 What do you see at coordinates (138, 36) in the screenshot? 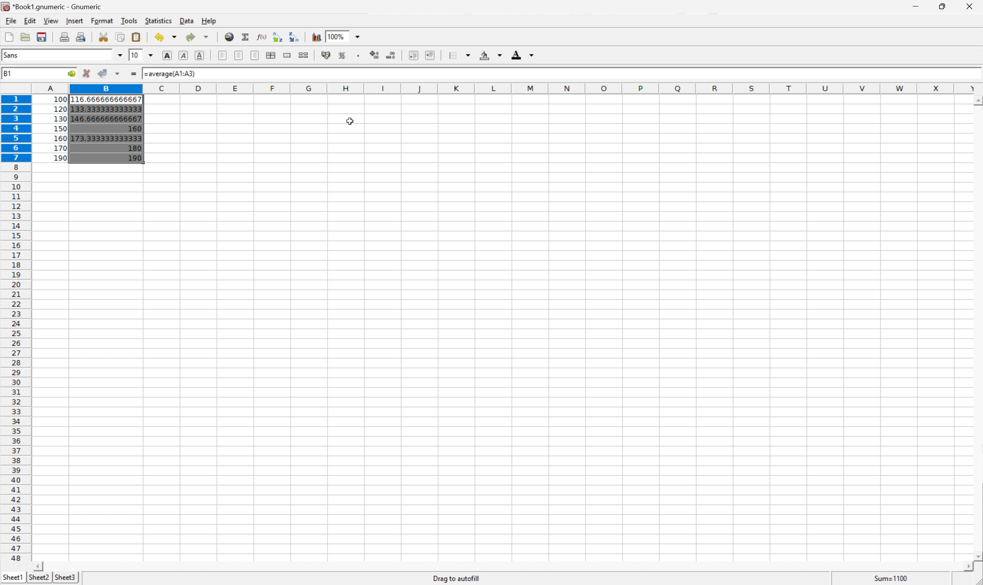
I see `Paste the clipboard` at bounding box center [138, 36].